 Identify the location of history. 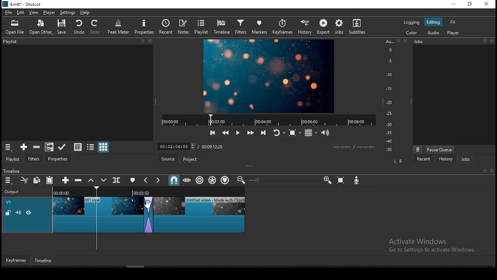
(446, 159).